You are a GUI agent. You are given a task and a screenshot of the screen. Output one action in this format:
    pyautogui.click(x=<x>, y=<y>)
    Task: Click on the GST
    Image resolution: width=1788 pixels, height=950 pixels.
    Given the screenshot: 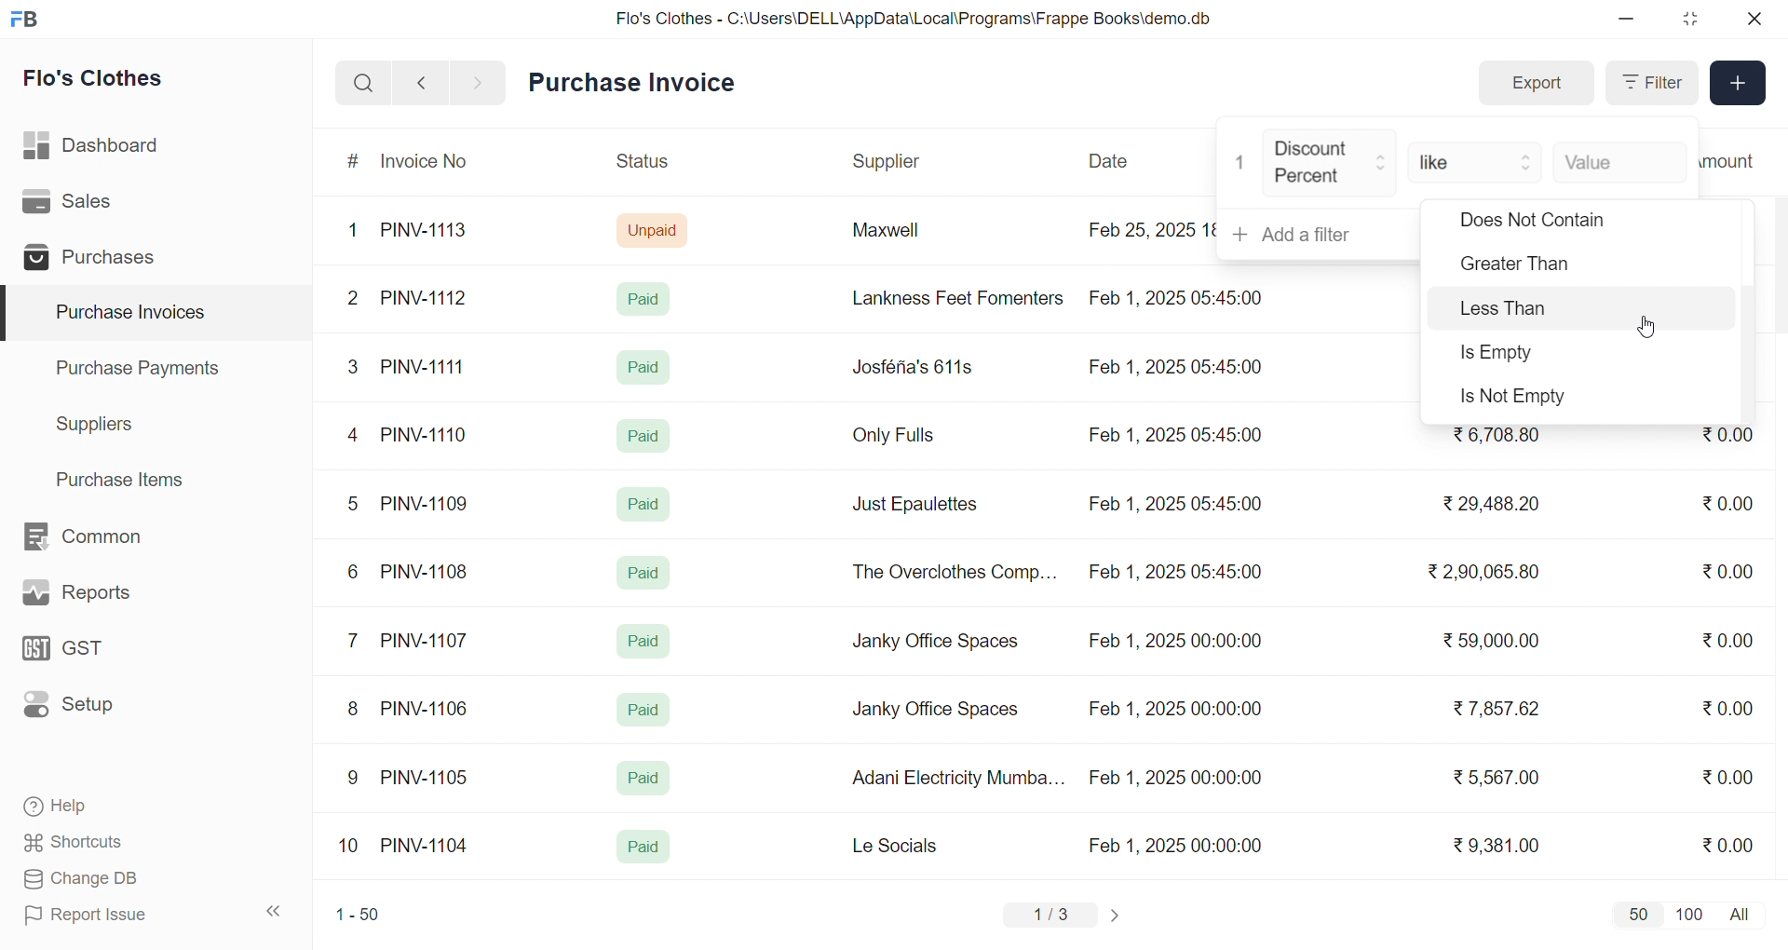 What is the action you would take?
    pyautogui.click(x=97, y=654)
    